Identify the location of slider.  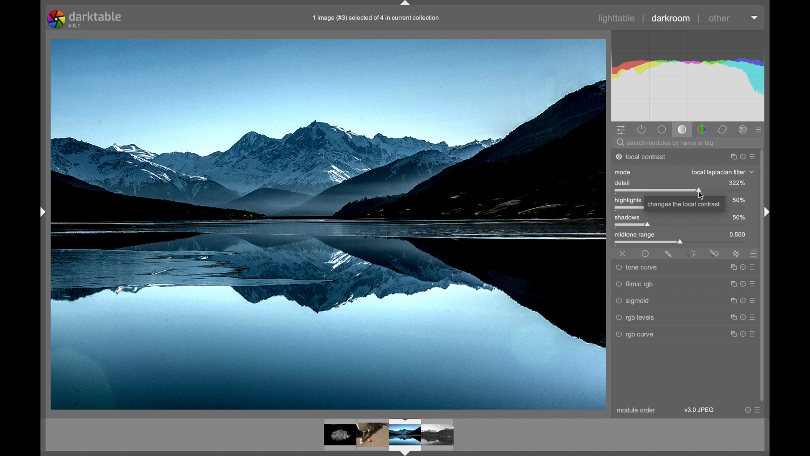
(632, 225).